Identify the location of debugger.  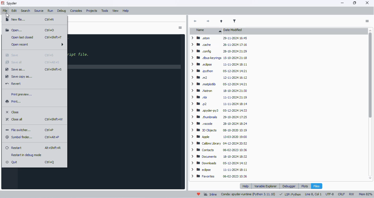
(289, 186).